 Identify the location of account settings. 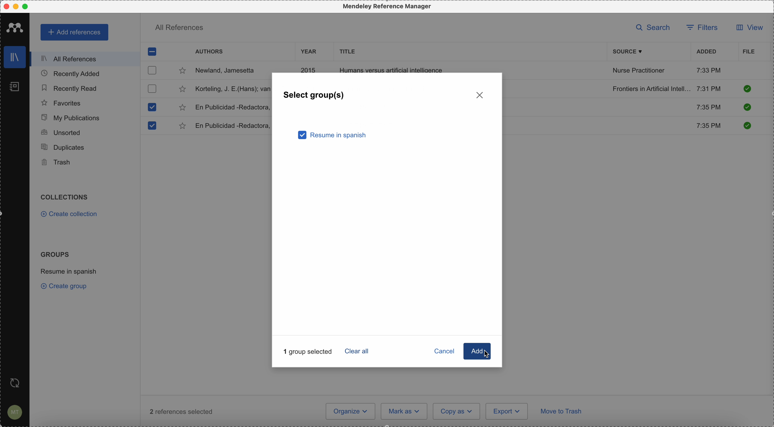
(14, 413).